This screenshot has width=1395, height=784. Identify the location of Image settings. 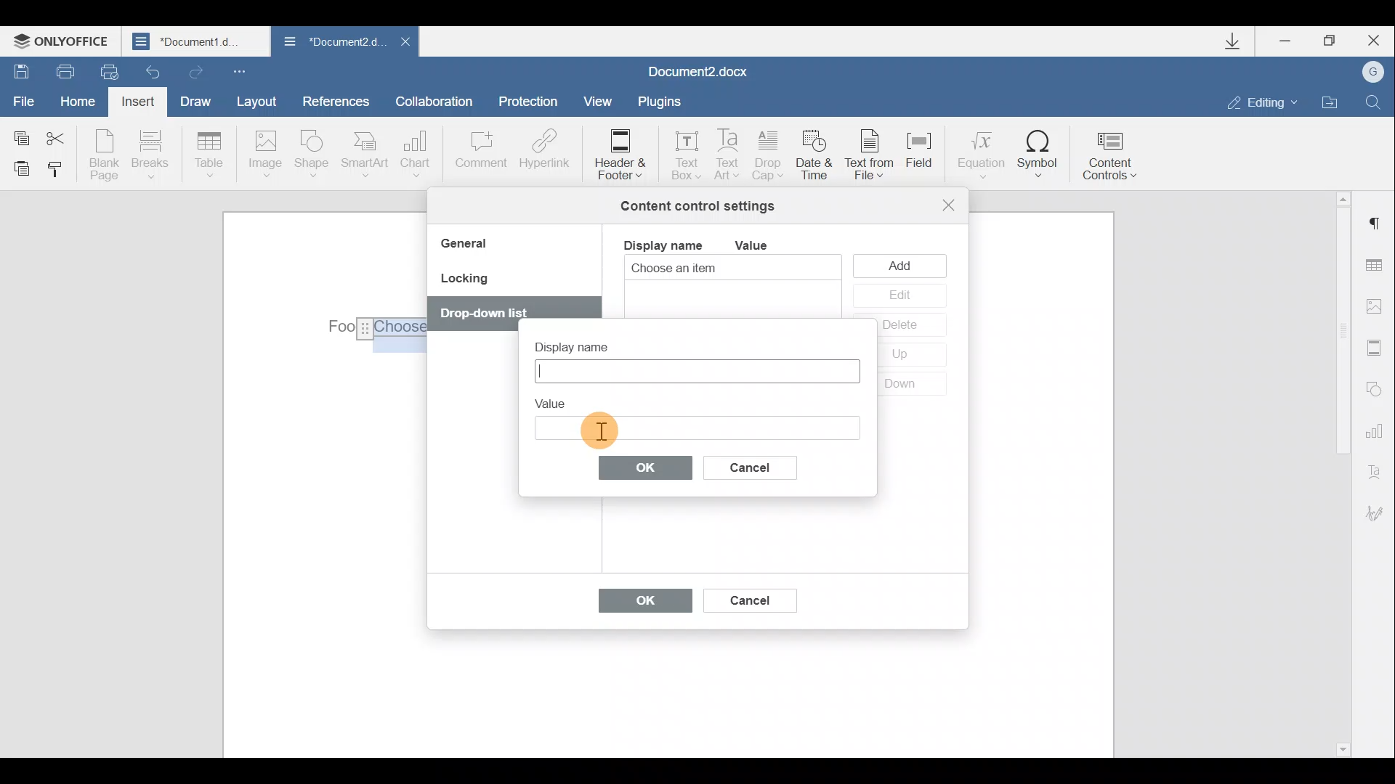
(1378, 306).